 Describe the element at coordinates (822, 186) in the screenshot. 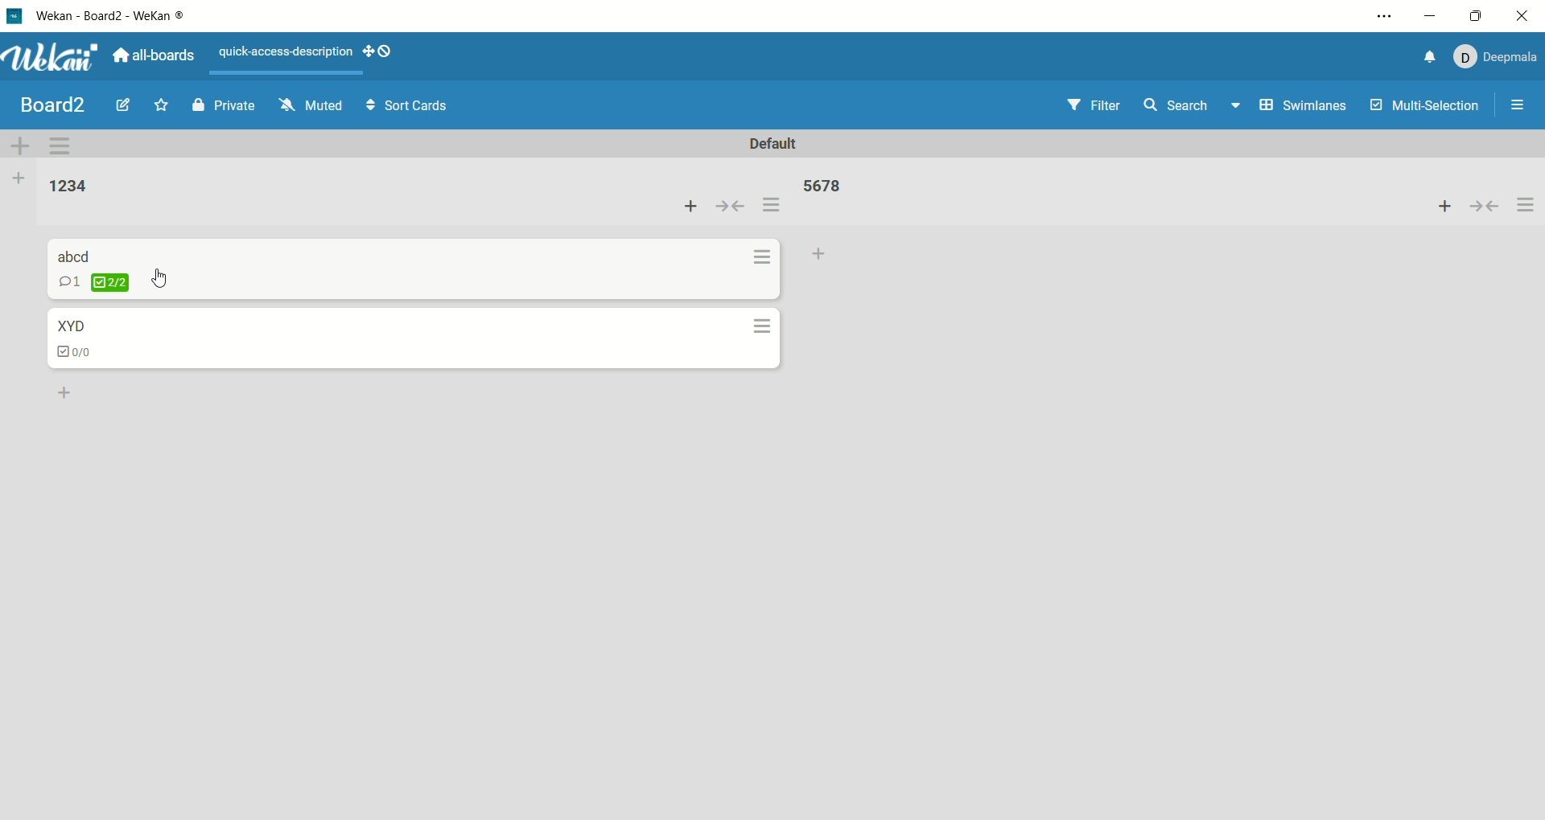

I see `list title` at that location.